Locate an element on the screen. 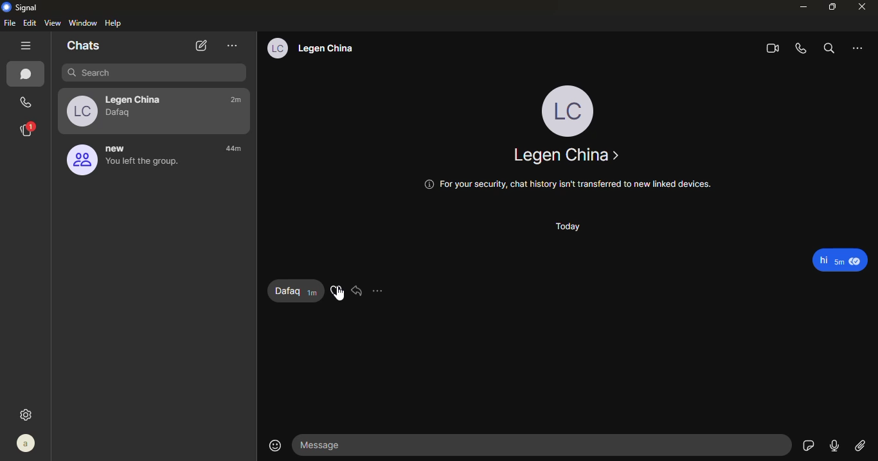  record is located at coordinates (834, 444).